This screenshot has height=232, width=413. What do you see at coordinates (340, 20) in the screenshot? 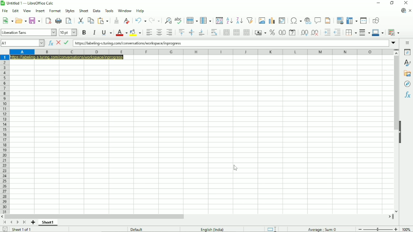
I see `Define print area` at bounding box center [340, 20].